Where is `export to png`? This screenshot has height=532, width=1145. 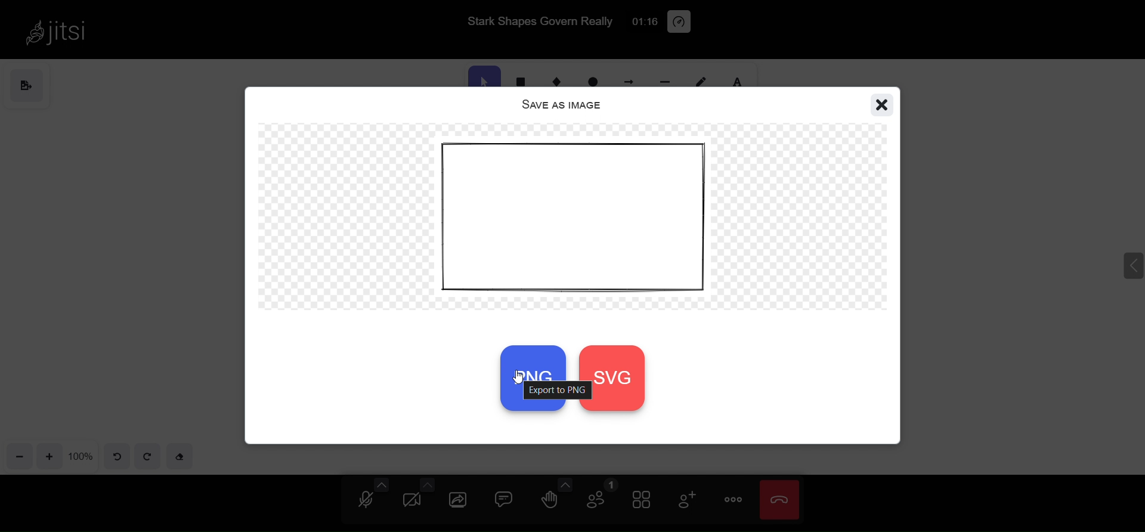
export to png is located at coordinates (557, 390).